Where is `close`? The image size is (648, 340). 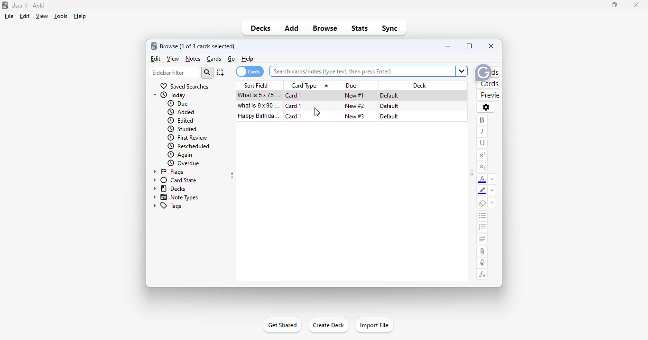
close is located at coordinates (491, 46).